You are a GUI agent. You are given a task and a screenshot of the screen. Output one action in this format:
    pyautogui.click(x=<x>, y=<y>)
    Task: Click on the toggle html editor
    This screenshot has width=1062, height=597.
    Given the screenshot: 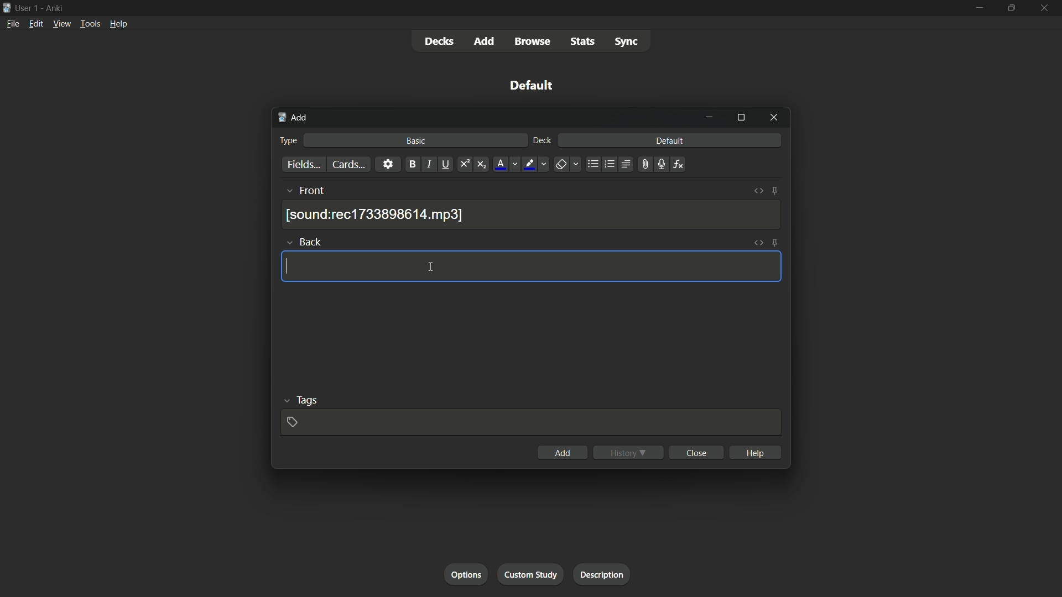 What is the action you would take?
    pyautogui.click(x=758, y=243)
    